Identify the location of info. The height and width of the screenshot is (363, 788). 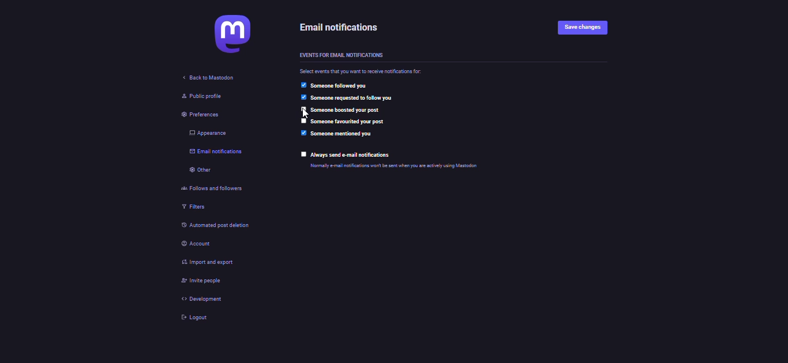
(414, 167).